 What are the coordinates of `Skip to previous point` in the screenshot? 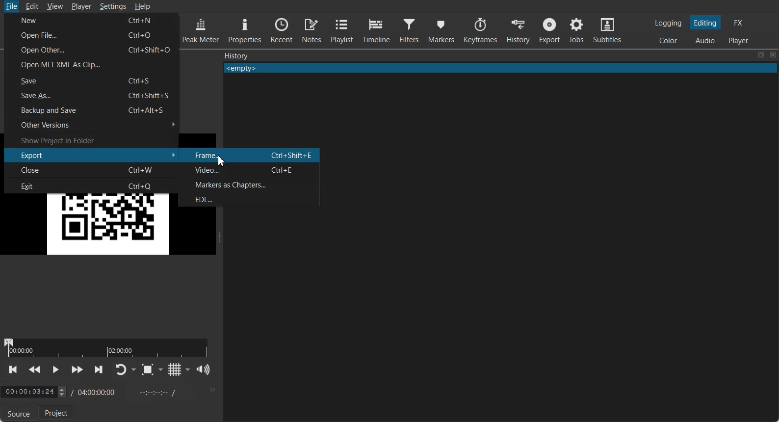 It's located at (14, 369).